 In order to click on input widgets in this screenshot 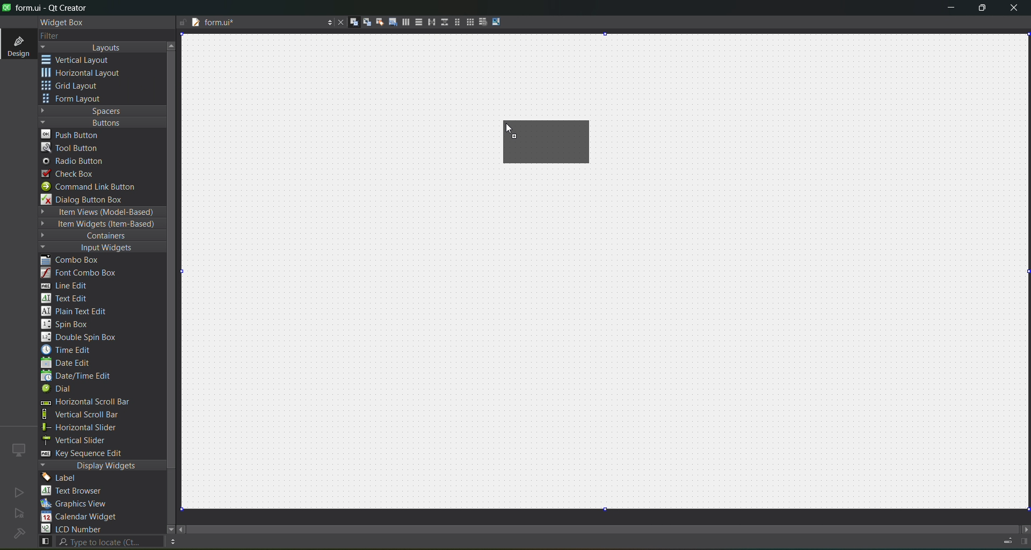, I will do `click(97, 248)`.